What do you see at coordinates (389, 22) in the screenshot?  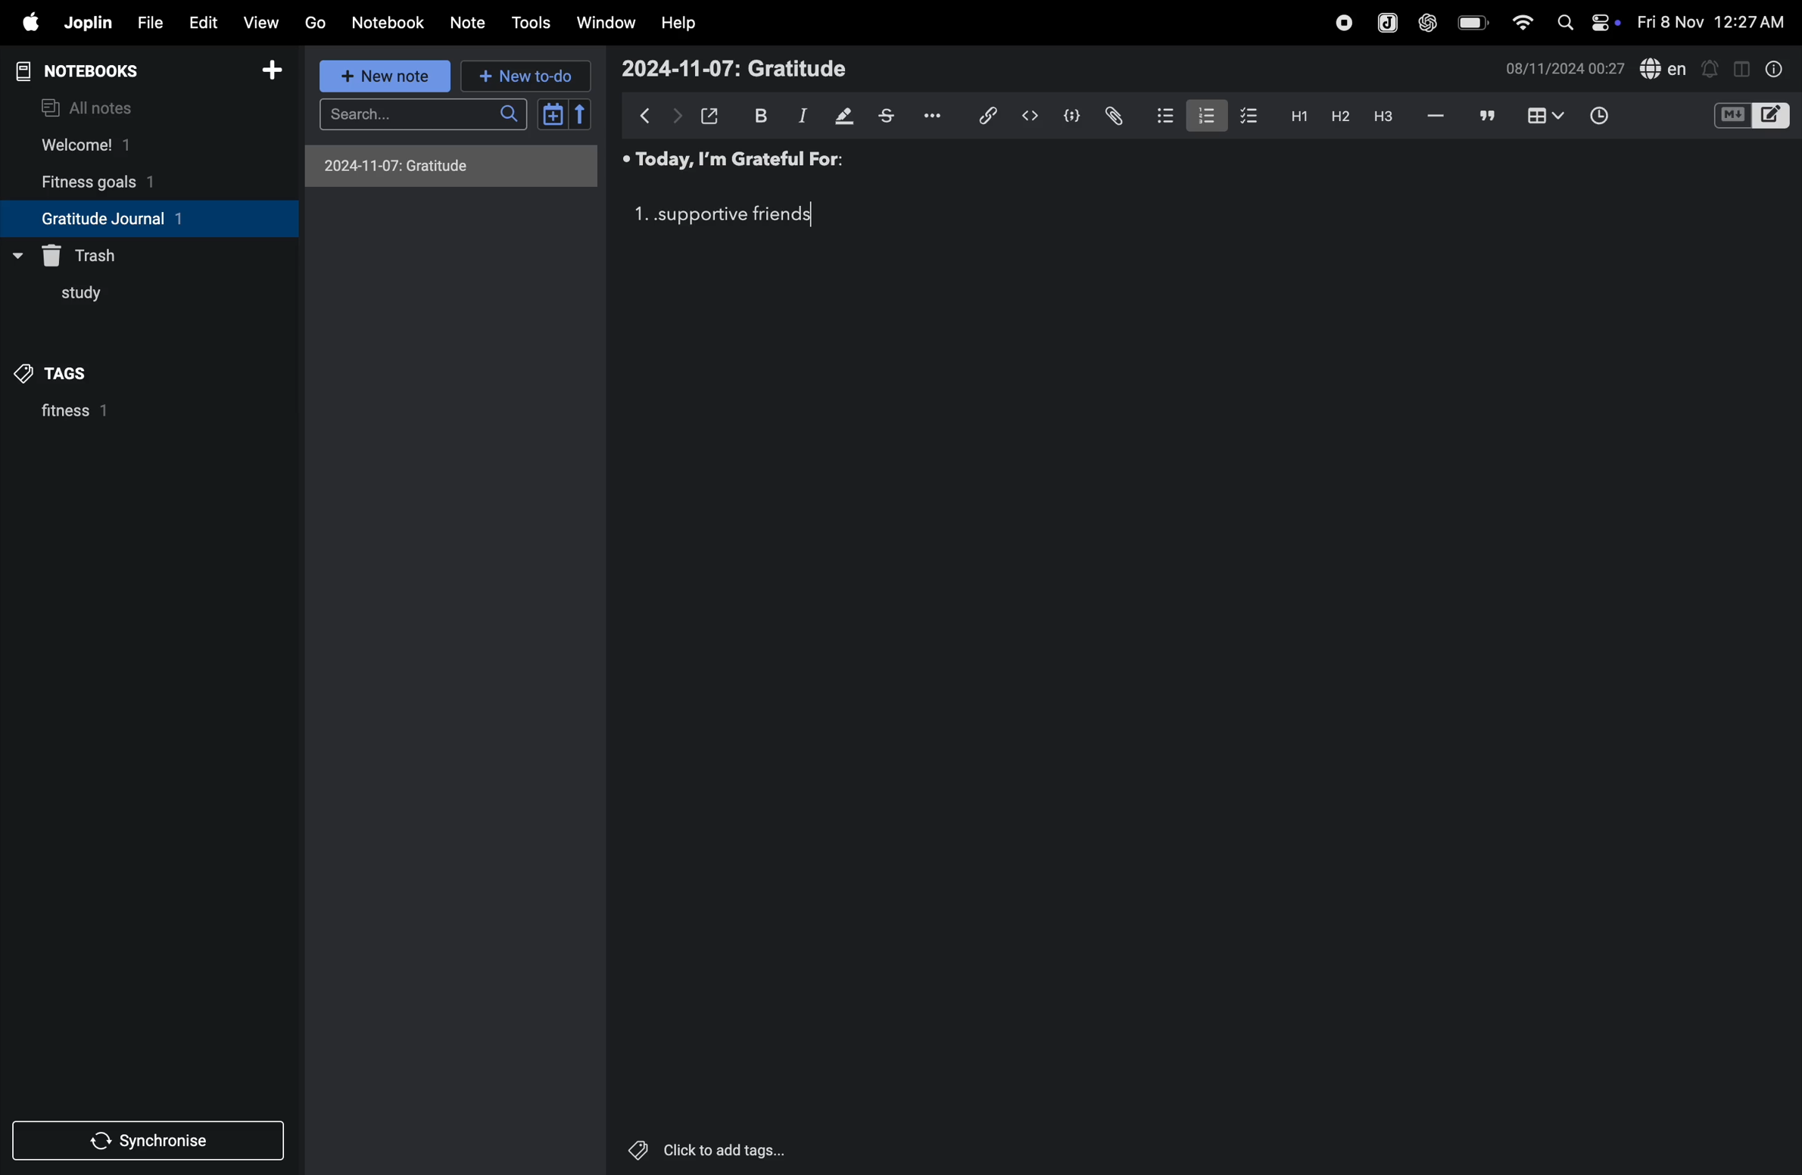 I see `notebook` at bounding box center [389, 22].